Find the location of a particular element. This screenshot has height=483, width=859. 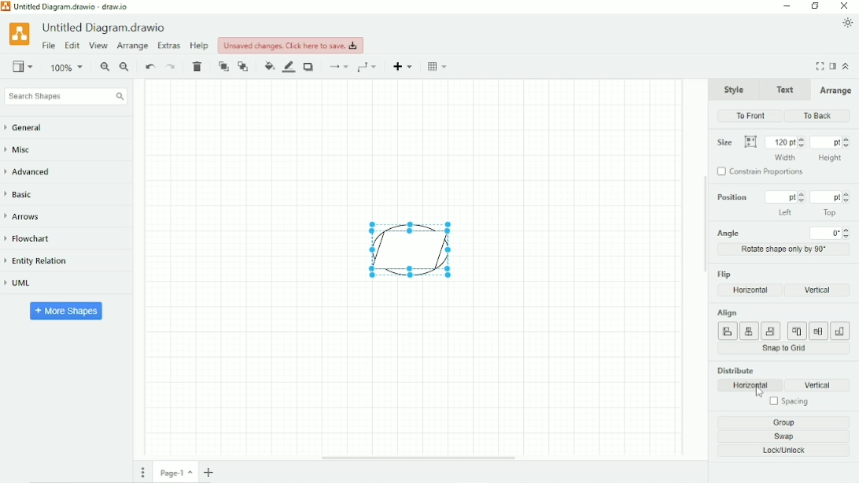

Current page is located at coordinates (176, 472).